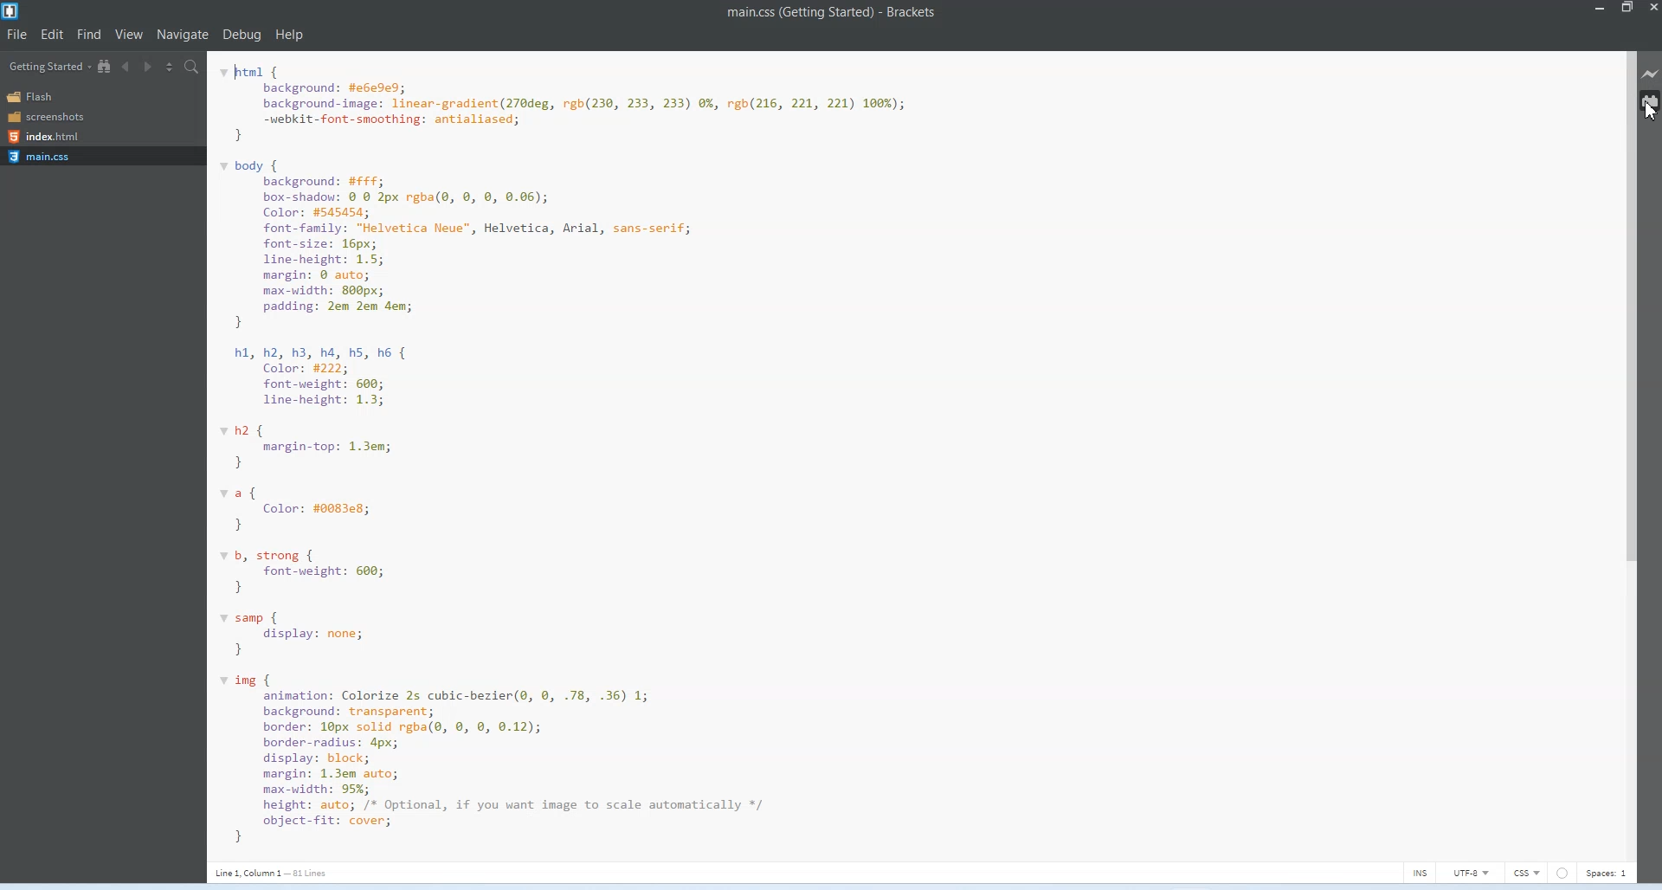 Image resolution: width=1662 pixels, height=890 pixels. Describe the element at coordinates (1420, 873) in the screenshot. I see `INS` at that location.